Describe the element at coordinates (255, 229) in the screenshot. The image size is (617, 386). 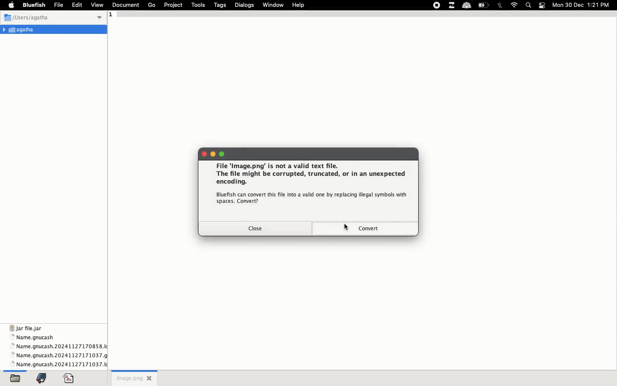
I see `close` at that location.